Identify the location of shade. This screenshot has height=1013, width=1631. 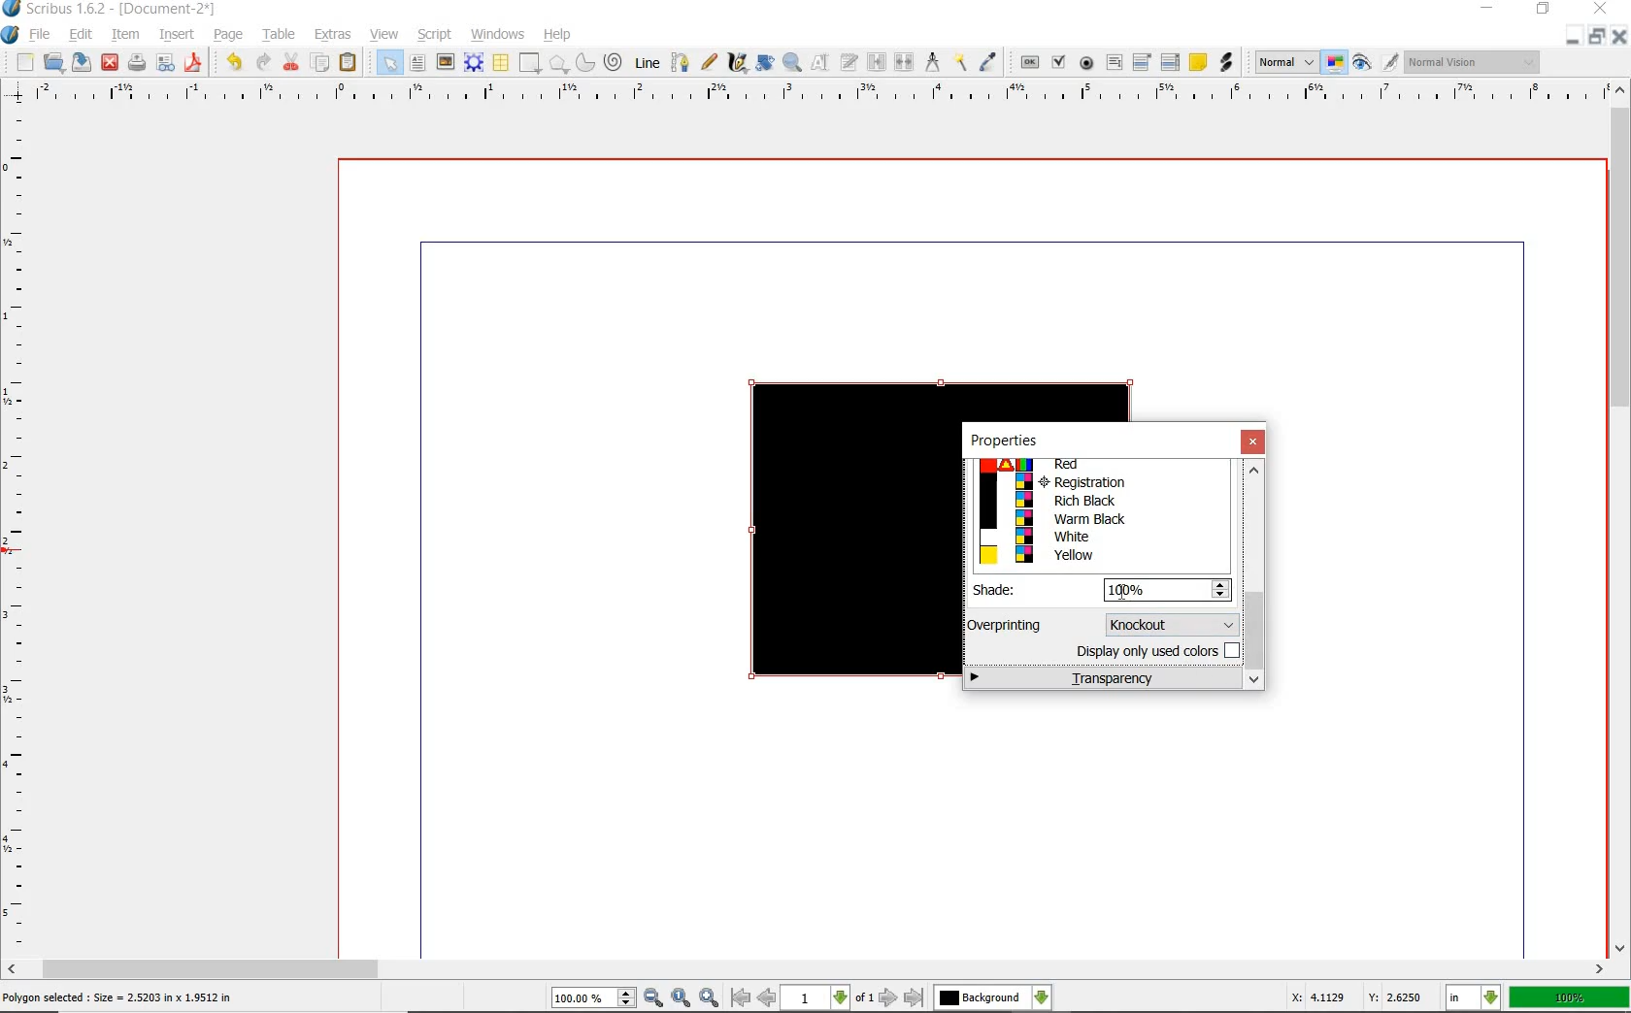
(1169, 588).